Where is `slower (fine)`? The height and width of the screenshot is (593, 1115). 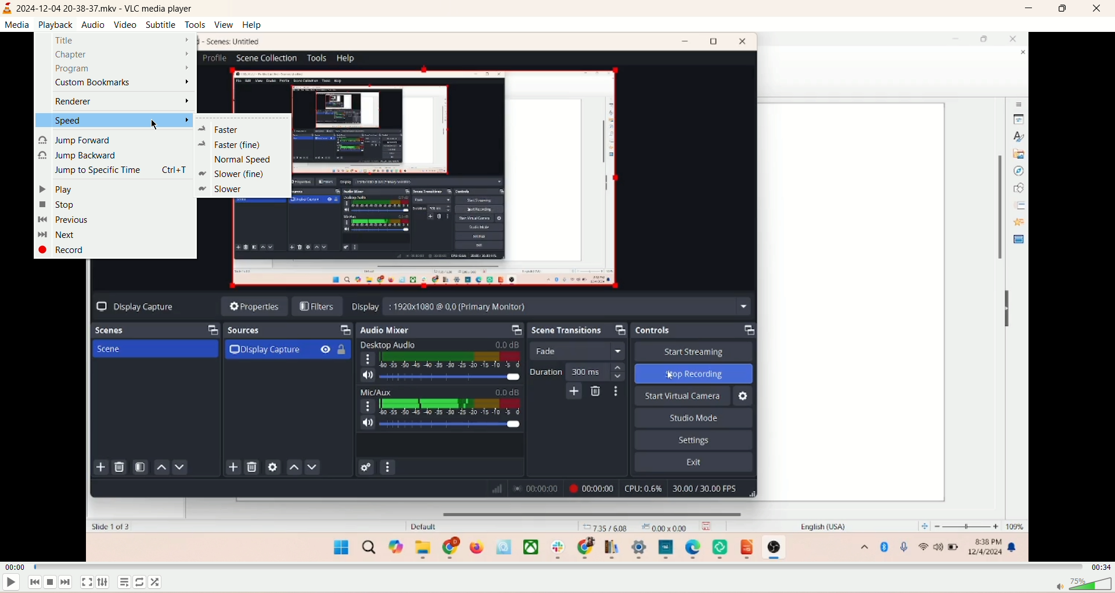 slower (fine) is located at coordinates (235, 173).